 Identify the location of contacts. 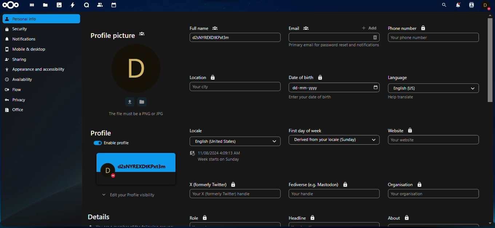
(100, 5).